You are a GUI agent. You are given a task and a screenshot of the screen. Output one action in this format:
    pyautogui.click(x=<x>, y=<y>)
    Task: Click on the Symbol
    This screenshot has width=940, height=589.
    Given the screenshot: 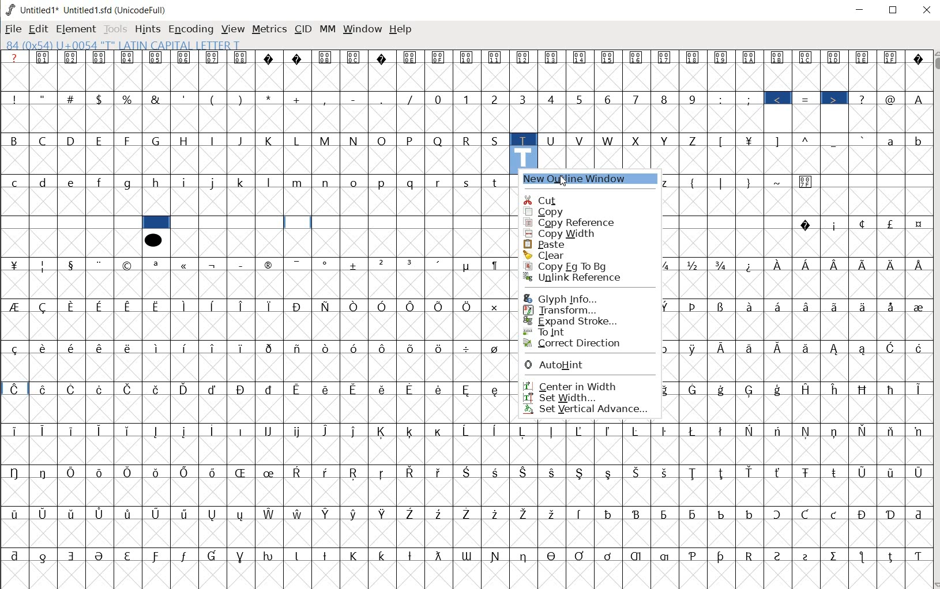 What is the action you would take?
    pyautogui.click(x=186, y=515)
    